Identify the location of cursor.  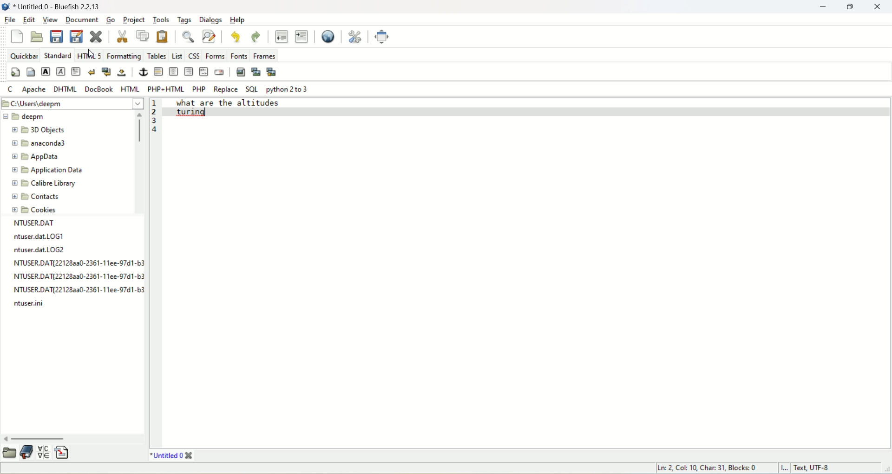
(177, 111).